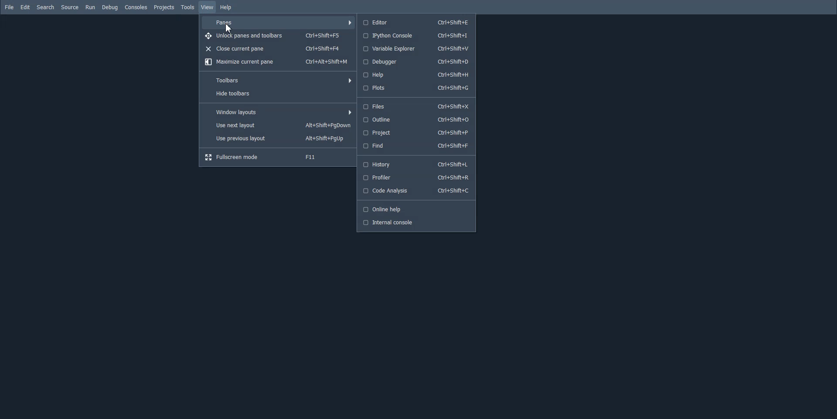 The height and width of the screenshot is (419, 837). I want to click on Debugger, so click(417, 61).